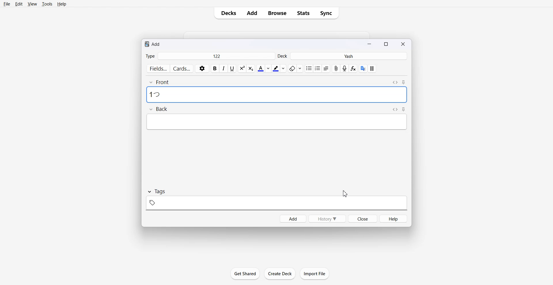  What do you see at coordinates (350, 56) in the screenshot?
I see `Yash` at bounding box center [350, 56].